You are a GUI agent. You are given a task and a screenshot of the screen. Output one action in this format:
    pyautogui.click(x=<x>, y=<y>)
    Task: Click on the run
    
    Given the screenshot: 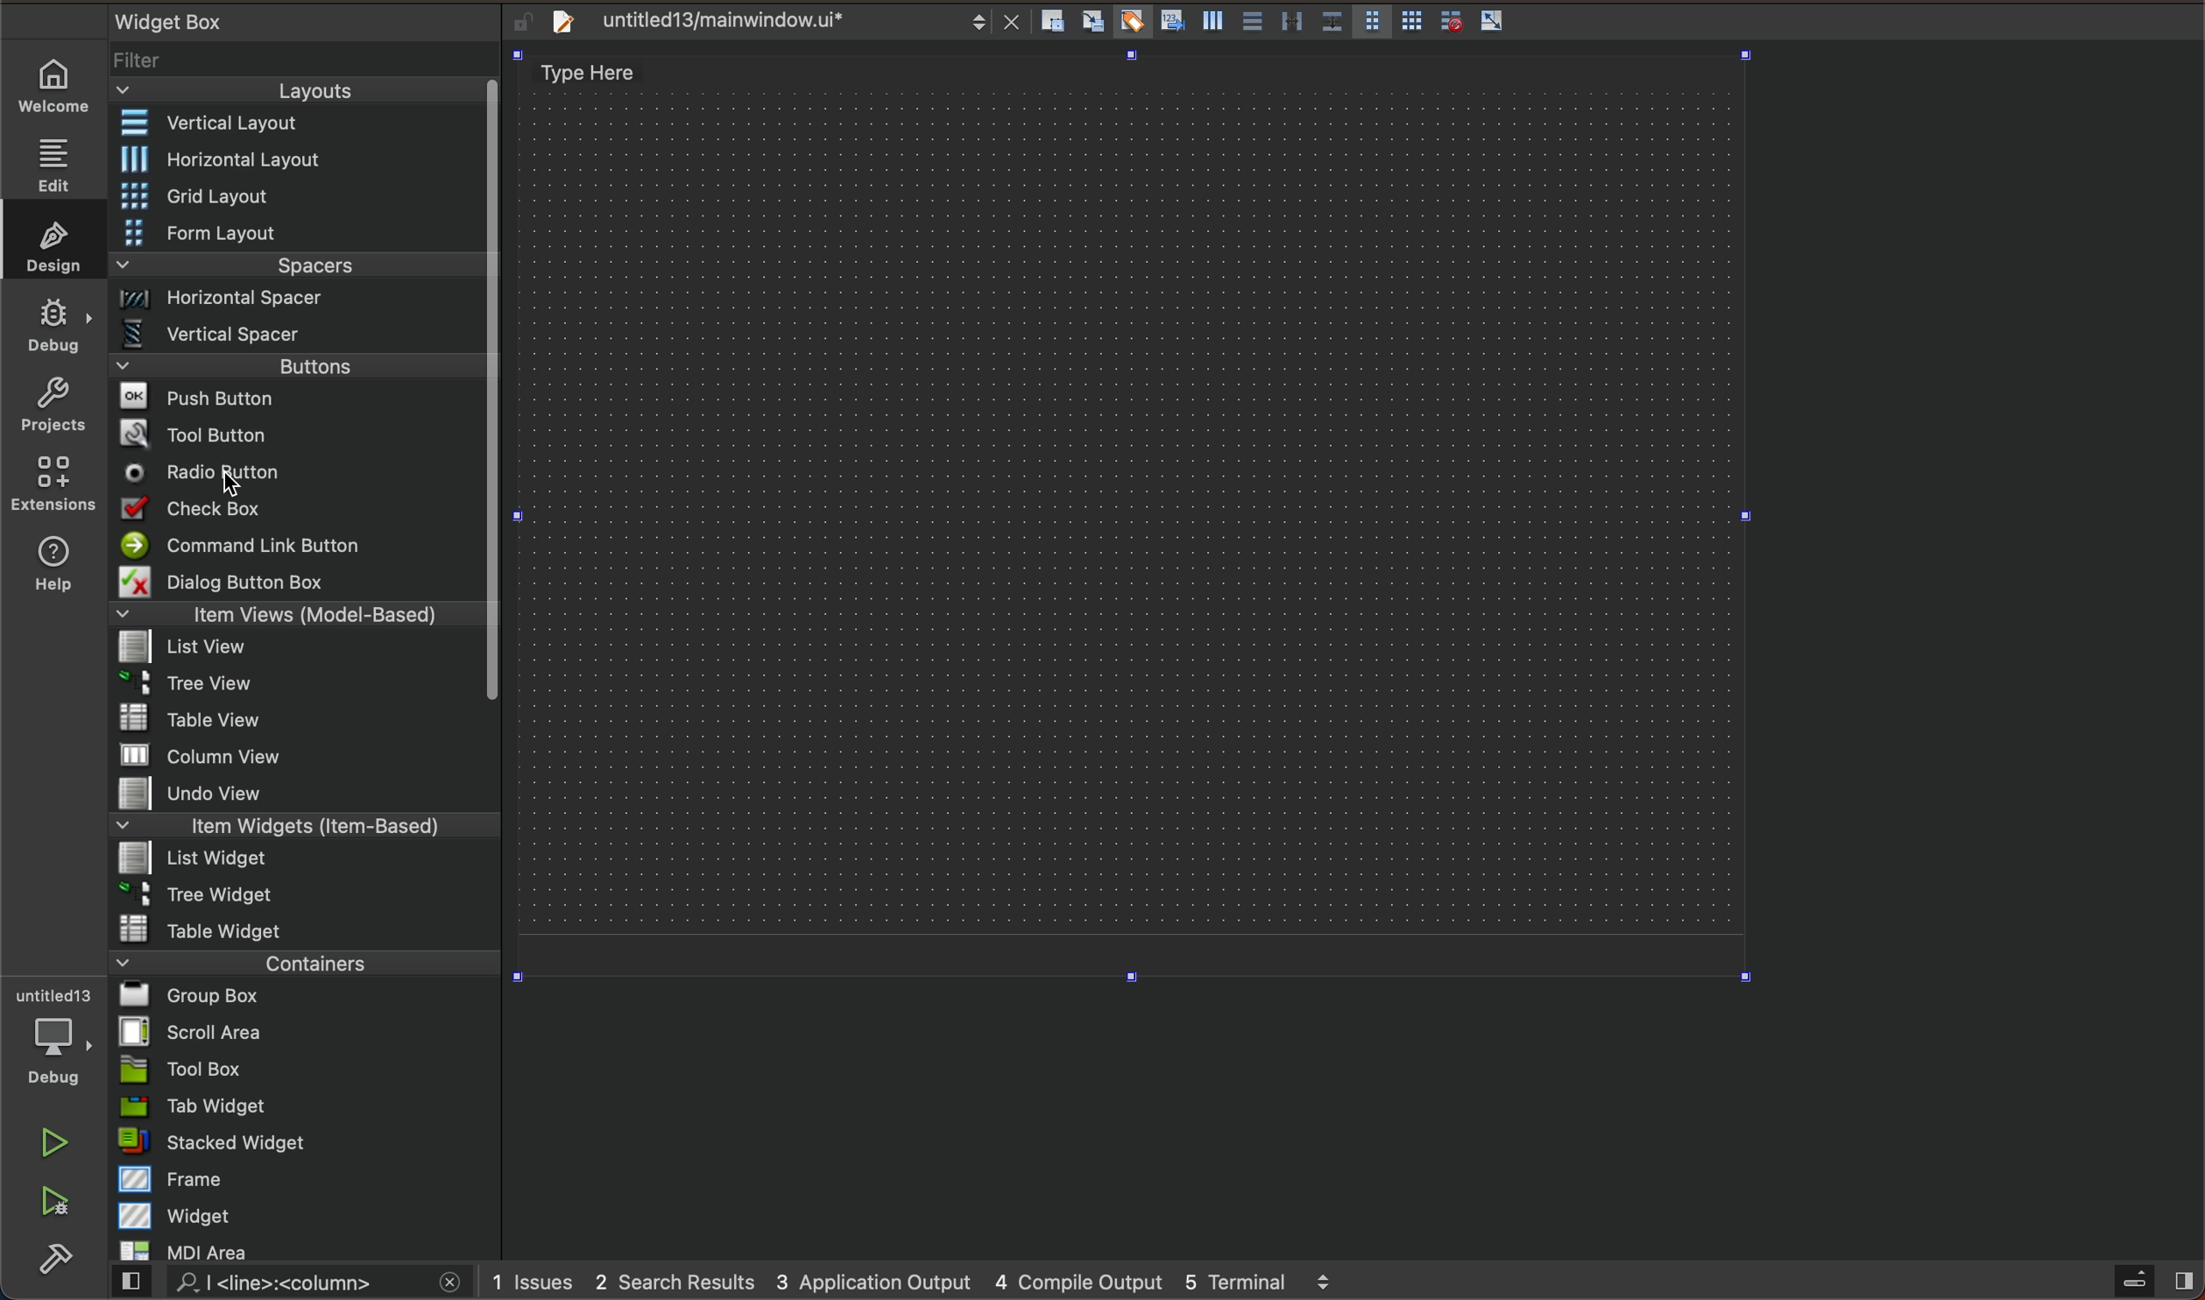 What is the action you would take?
    pyautogui.click(x=57, y=1142)
    